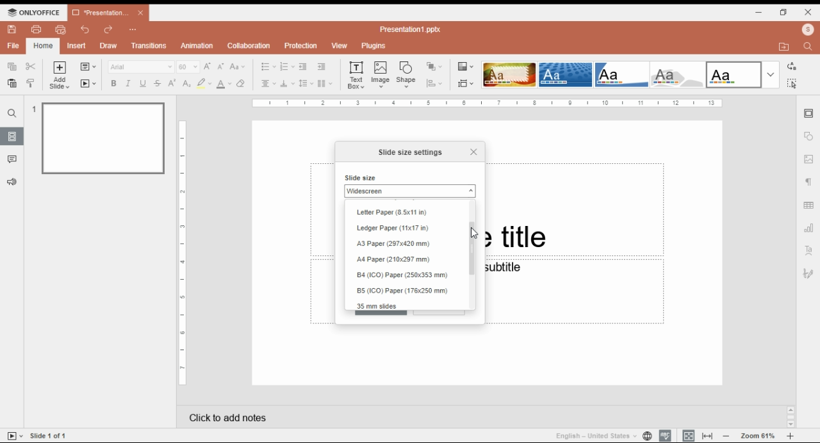 The height and width of the screenshot is (443, 820). I want to click on chart settings, so click(810, 228).